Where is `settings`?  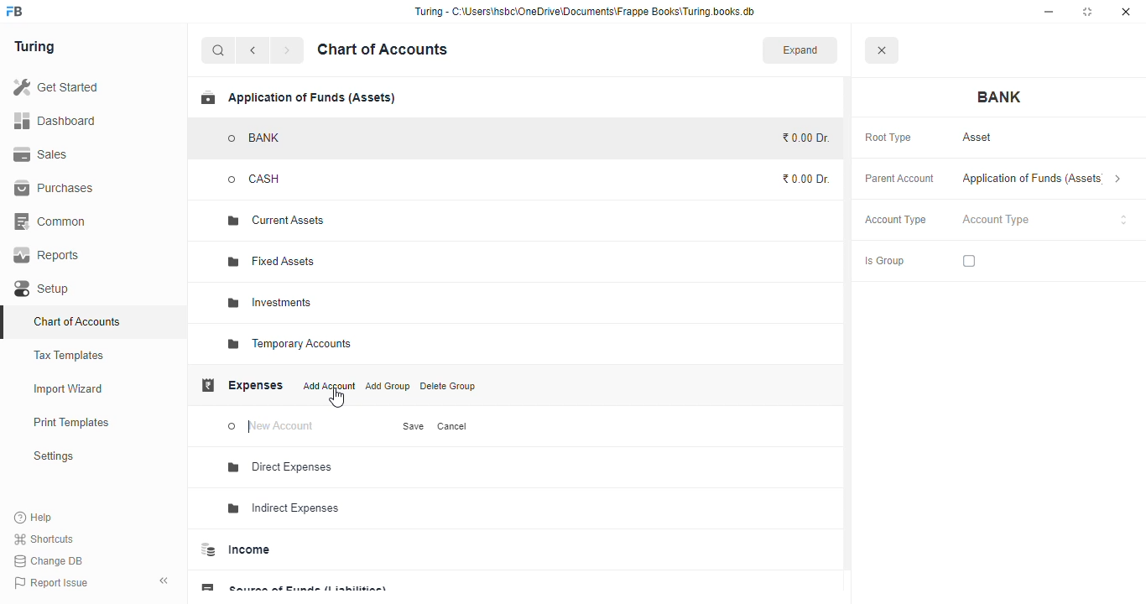 settings is located at coordinates (53, 456).